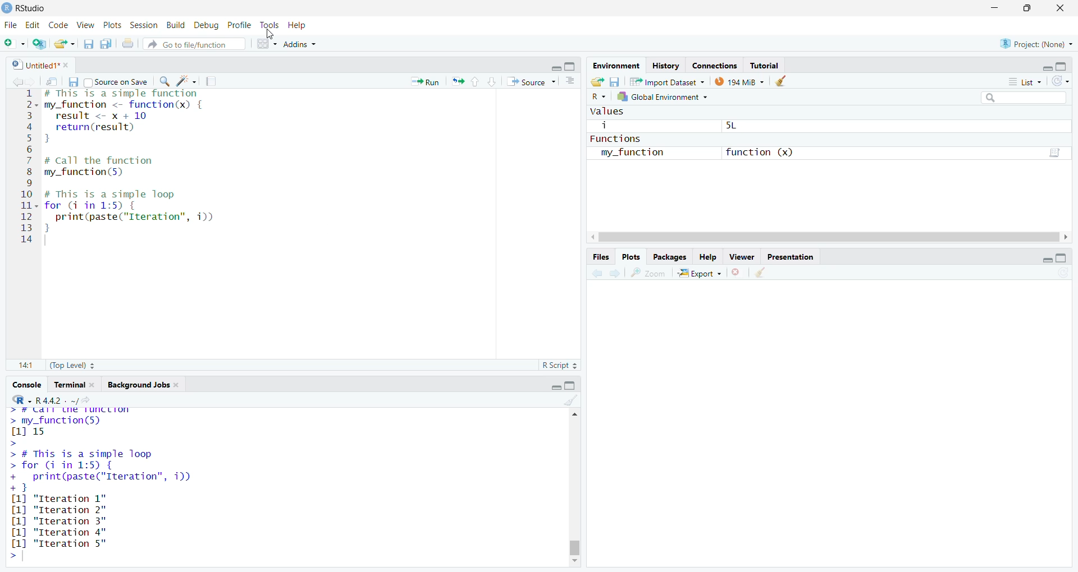 Image resolution: width=1078 pixels, height=572 pixels. What do you see at coordinates (606, 126) in the screenshot?
I see `i` at bounding box center [606, 126].